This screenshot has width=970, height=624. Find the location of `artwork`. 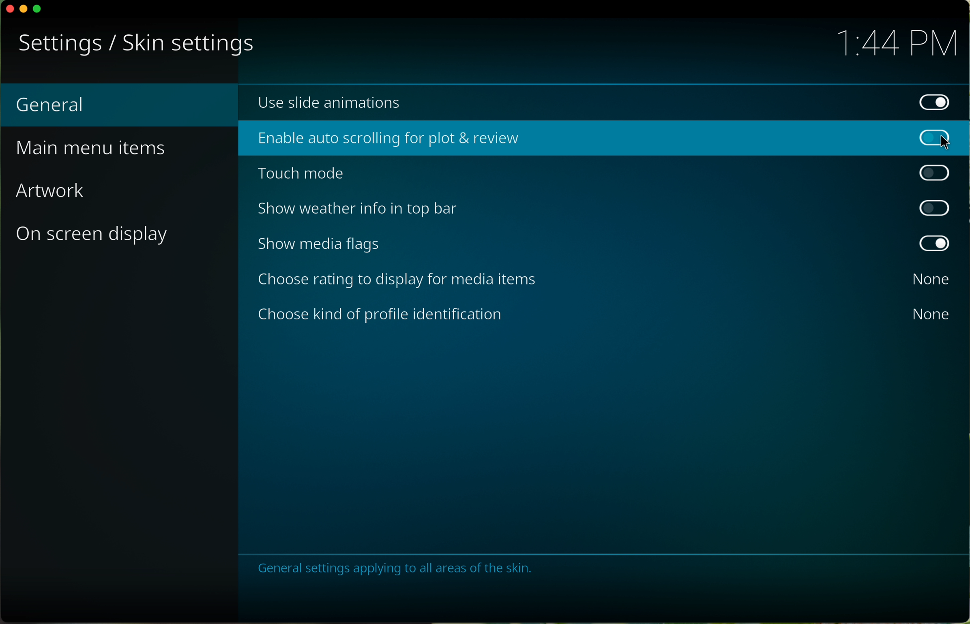

artwork is located at coordinates (53, 192).